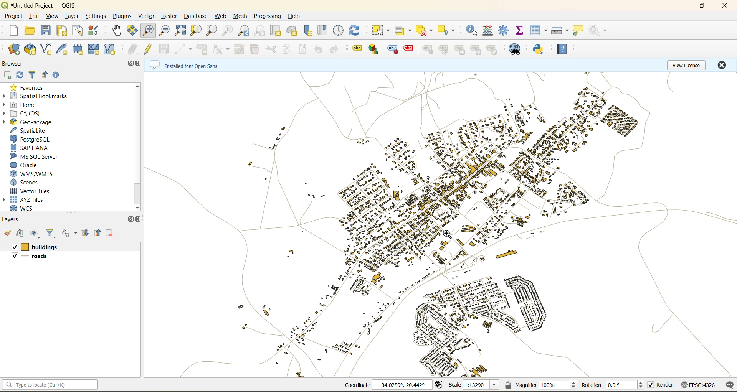 The height and width of the screenshot is (392, 737). What do you see at coordinates (679, 8) in the screenshot?
I see `minimize` at bounding box center [679, 8].